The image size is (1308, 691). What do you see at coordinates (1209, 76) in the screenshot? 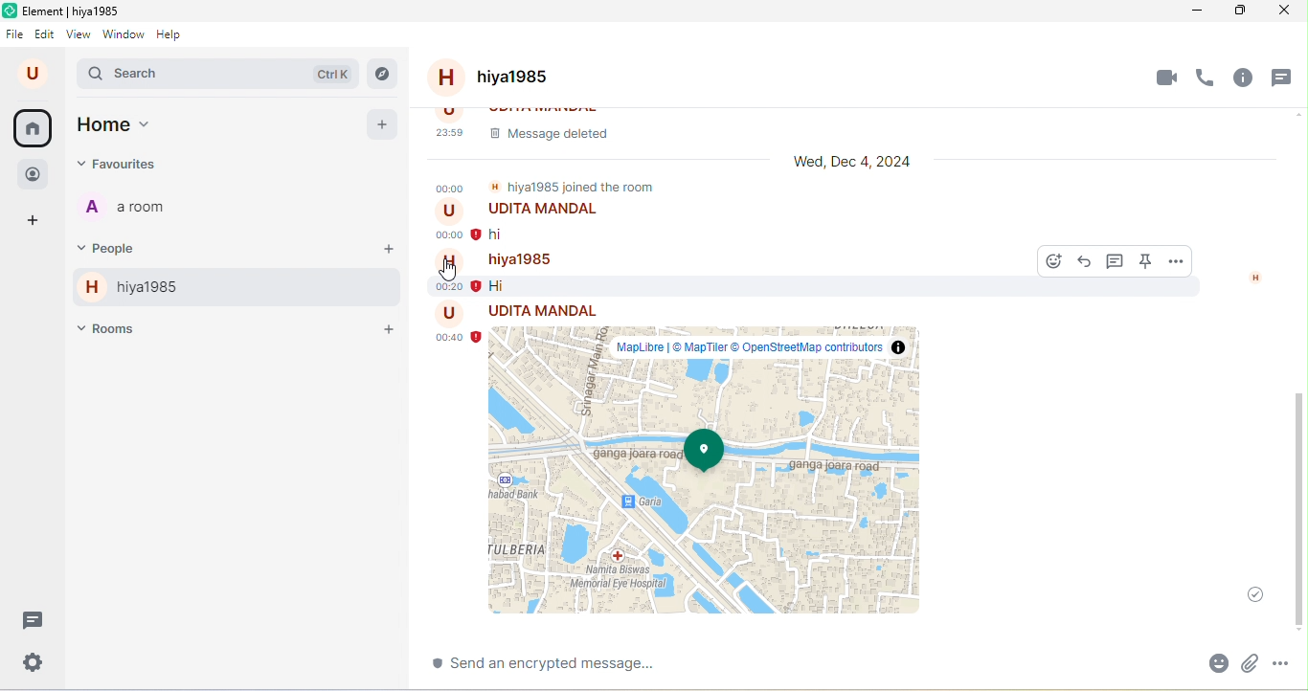
I see `audio call` at bounding box center [1209, 76].